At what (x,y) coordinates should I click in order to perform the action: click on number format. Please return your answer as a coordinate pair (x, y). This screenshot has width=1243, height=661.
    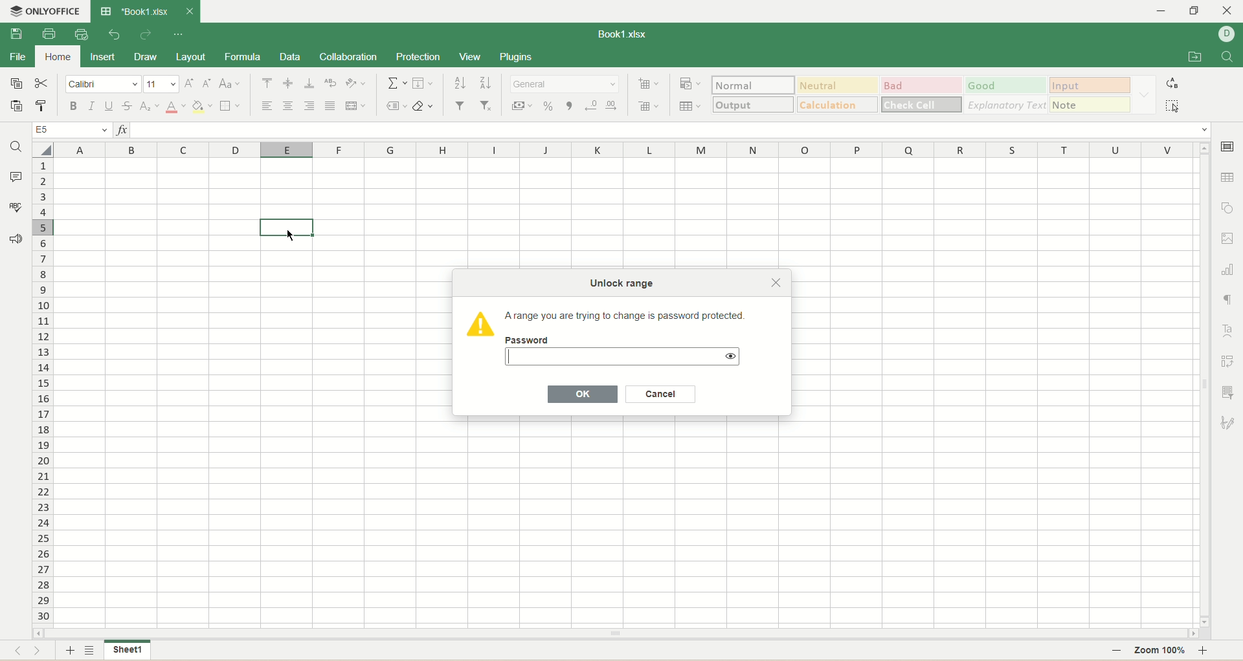
    Looking at the image, I should click on (564, 85).